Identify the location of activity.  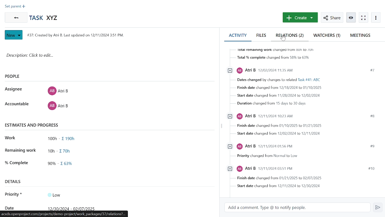
(238, 35).